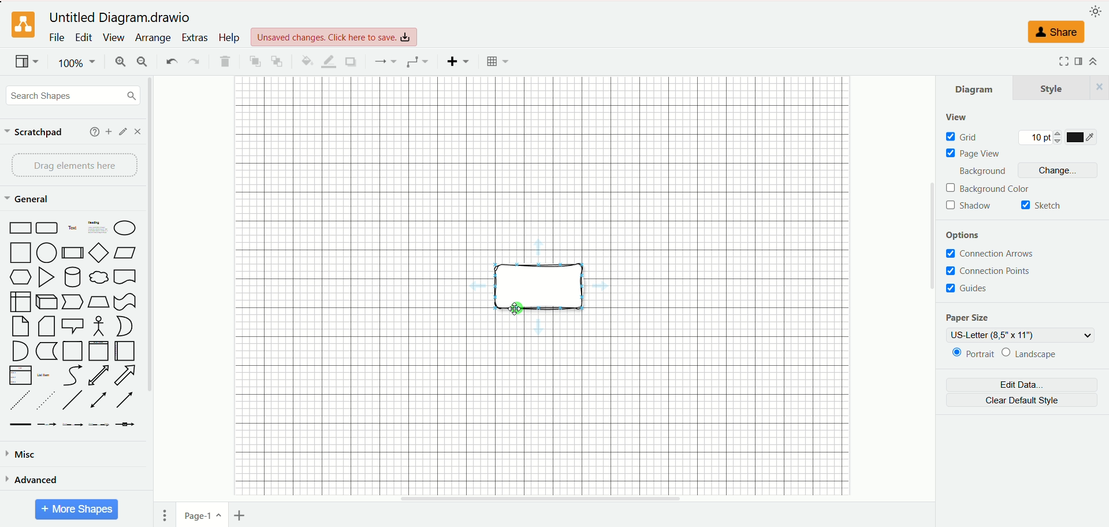 Image resolution: width=1109 pixels, height=527 pixels. What do you see at coordinates (1024, 381) in the screenshot?
I see `edit data` at bounding box center [1024, 381].